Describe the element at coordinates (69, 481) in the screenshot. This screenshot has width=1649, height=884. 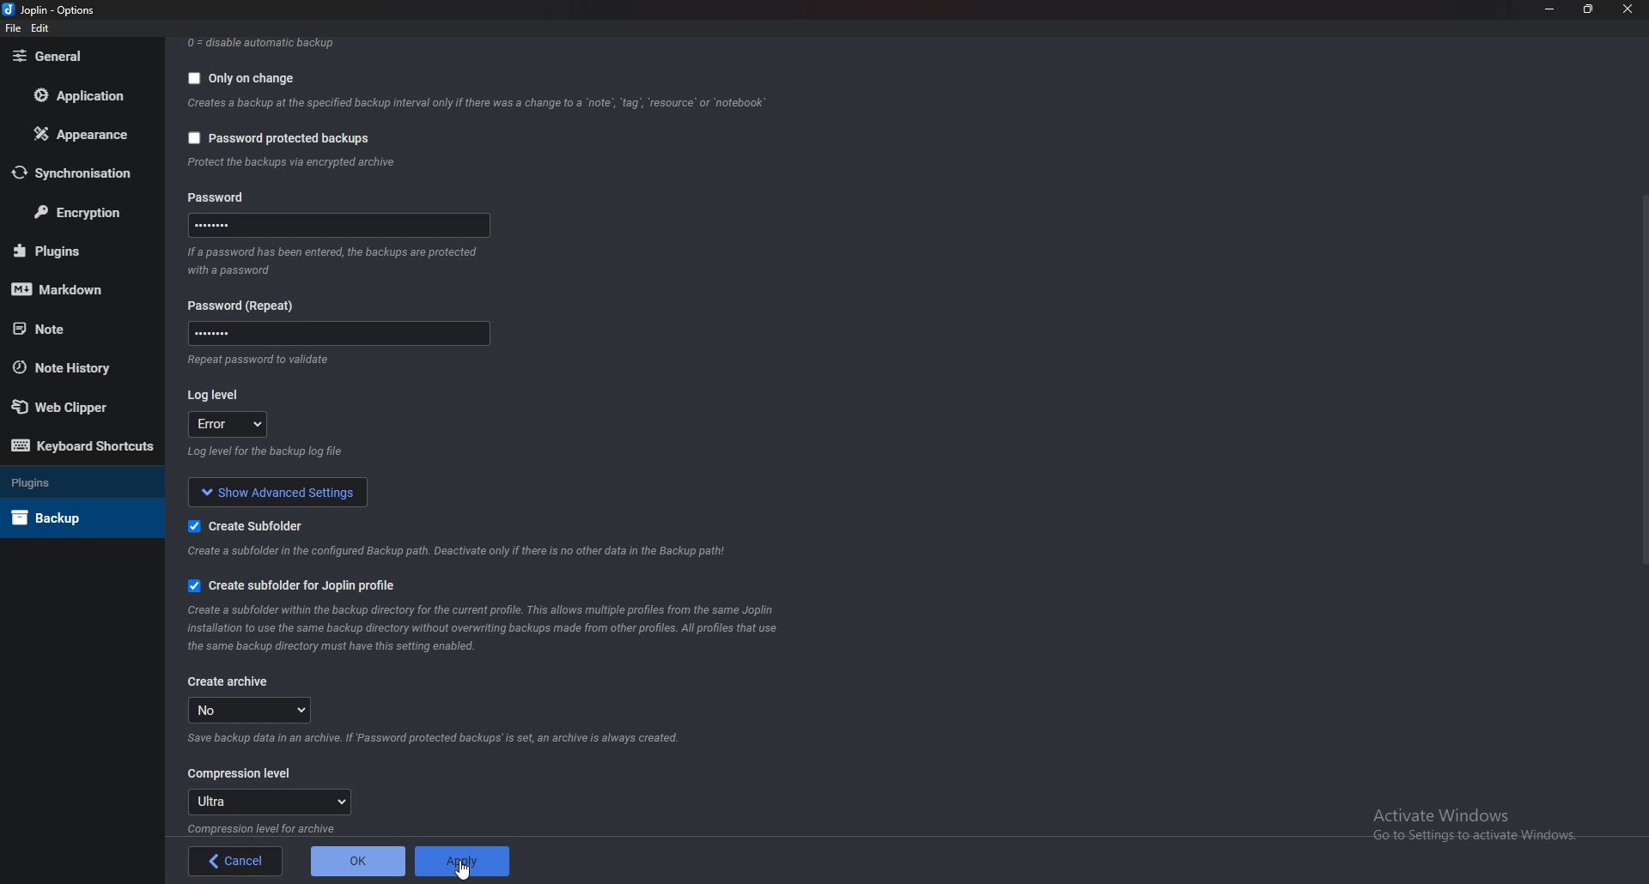
I see `Plugins` at that location.